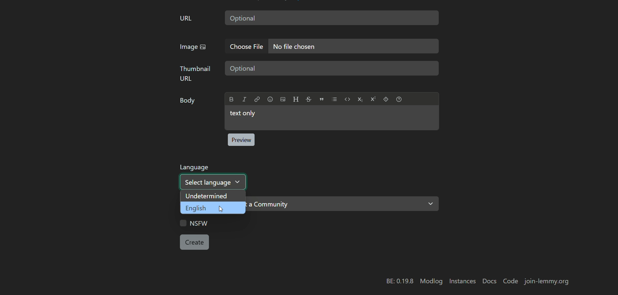  I want to click on thumbnail URL, so click(196, 73).